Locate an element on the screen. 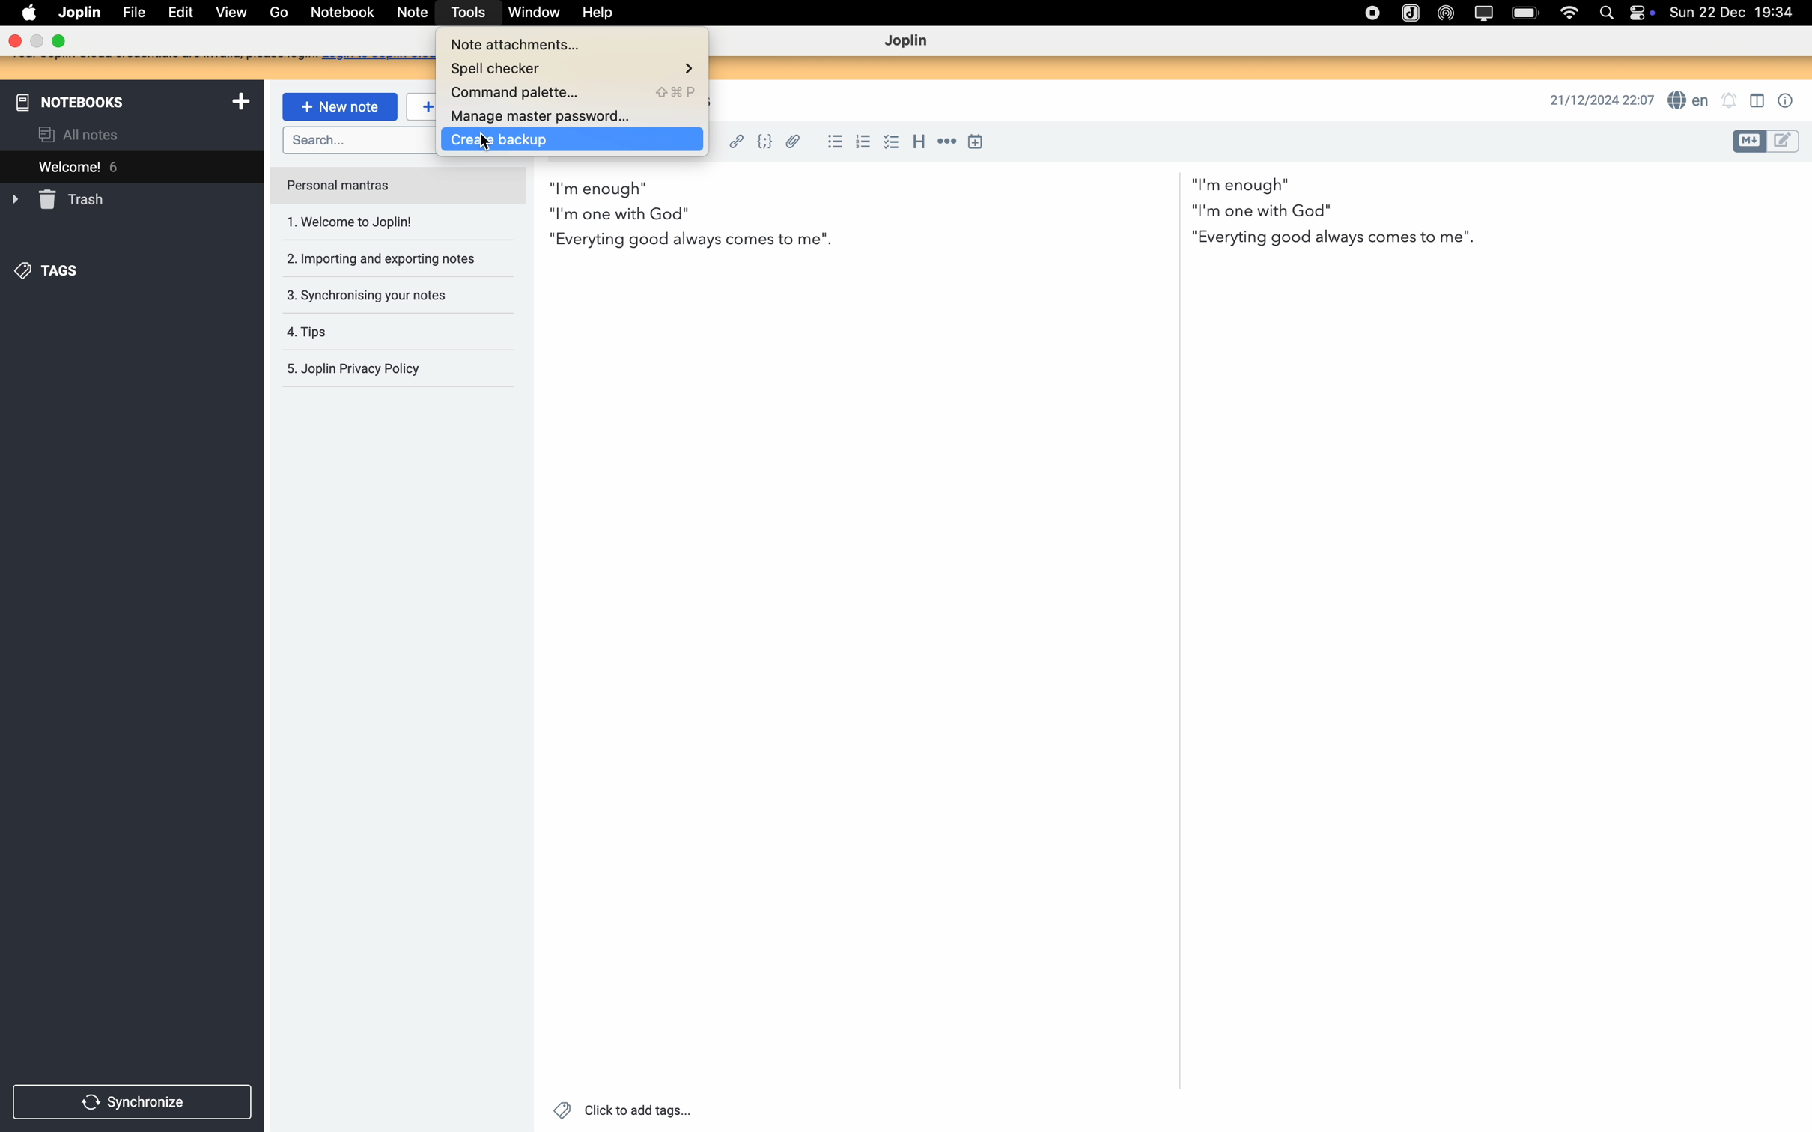  new note is located at coordinates (340, 106).